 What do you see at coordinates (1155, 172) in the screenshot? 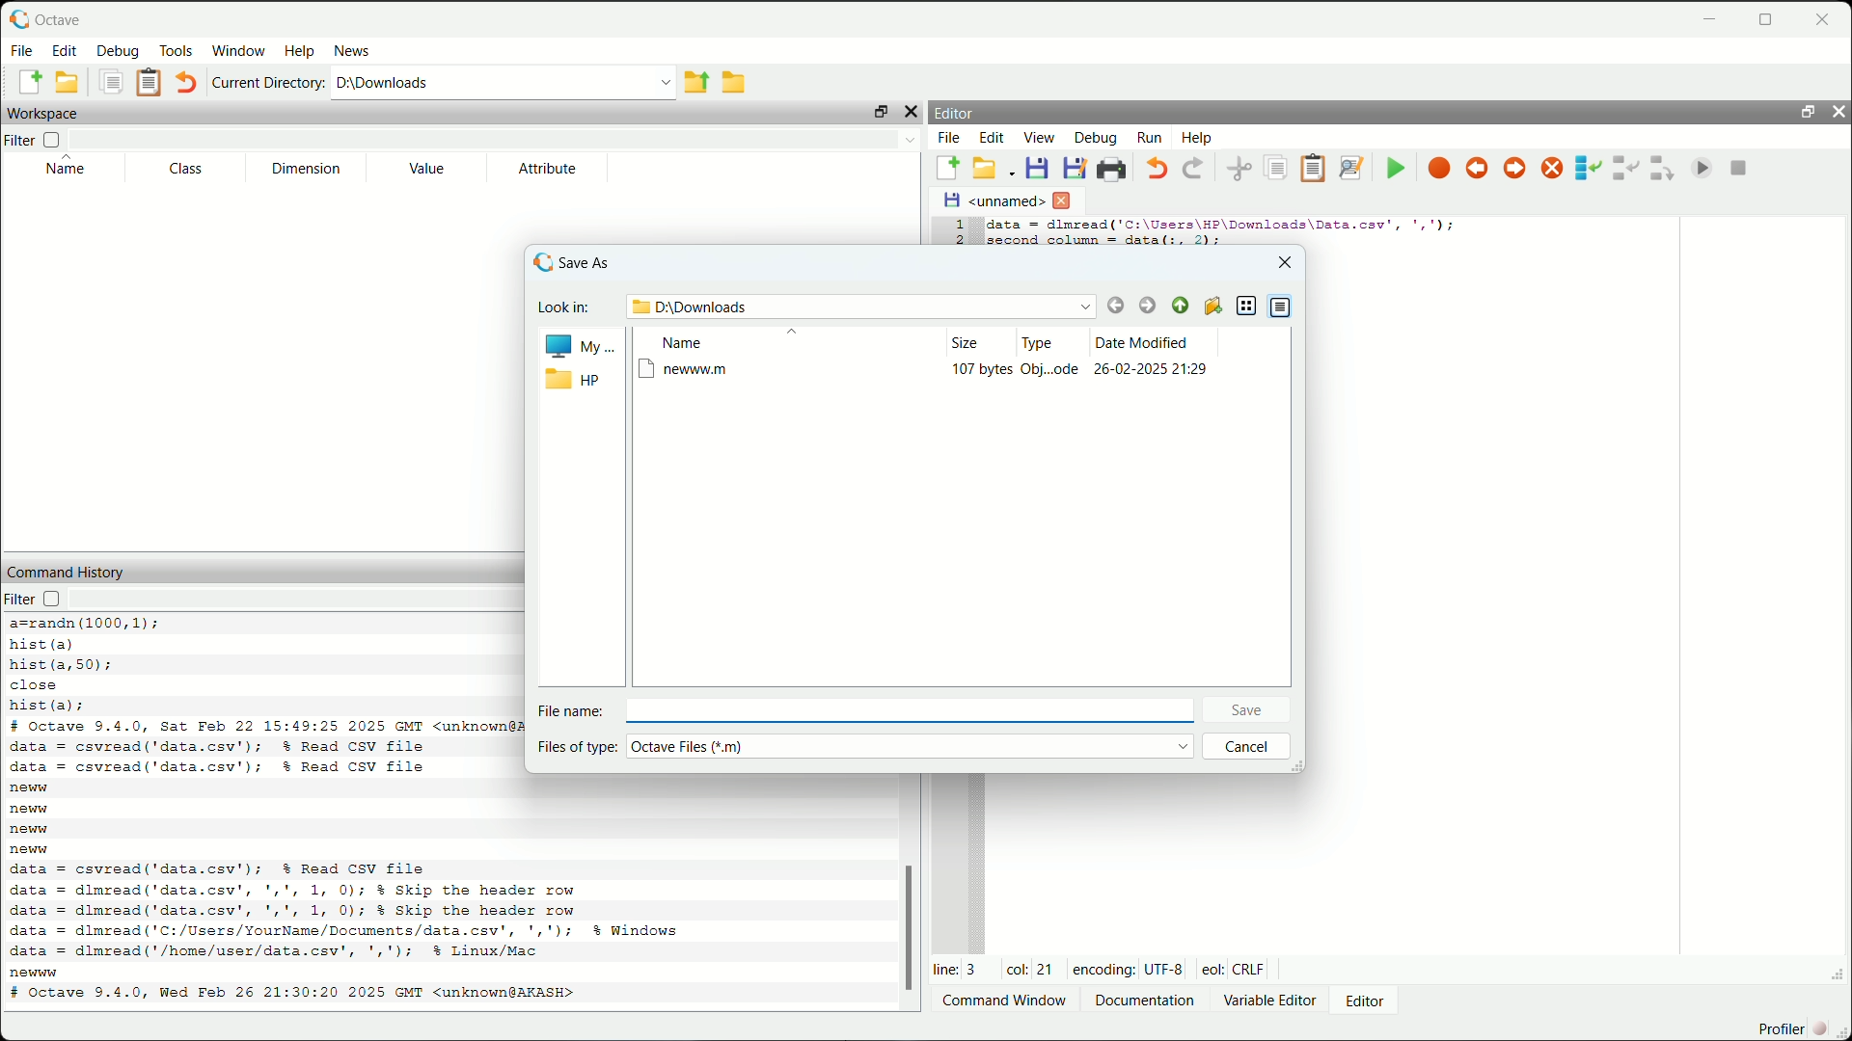
I see `undo` at bounding box center [1155, 172].